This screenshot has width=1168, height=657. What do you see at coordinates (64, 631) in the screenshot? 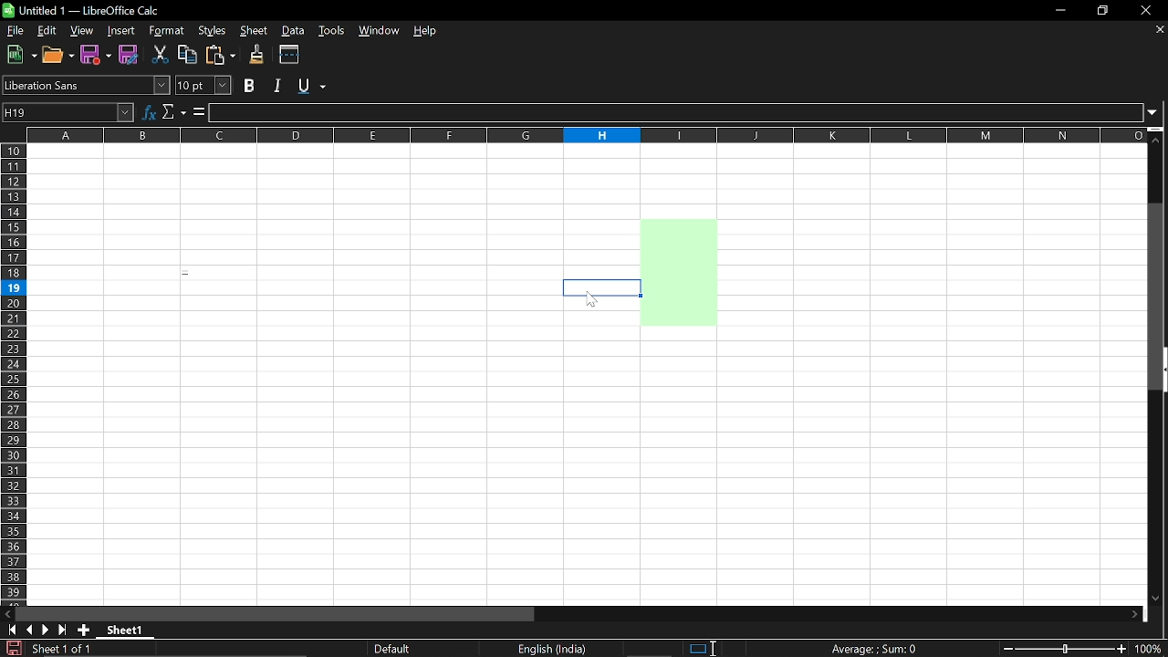
I see `Last oage` at bounding box center [64, 631].